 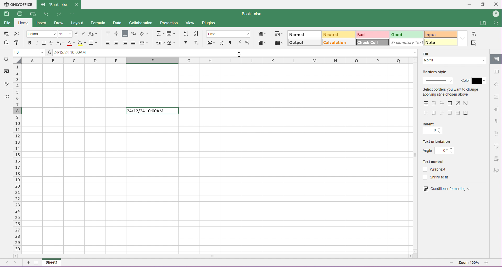 I want to click on Named Ranges, so click(x=160, y=43).